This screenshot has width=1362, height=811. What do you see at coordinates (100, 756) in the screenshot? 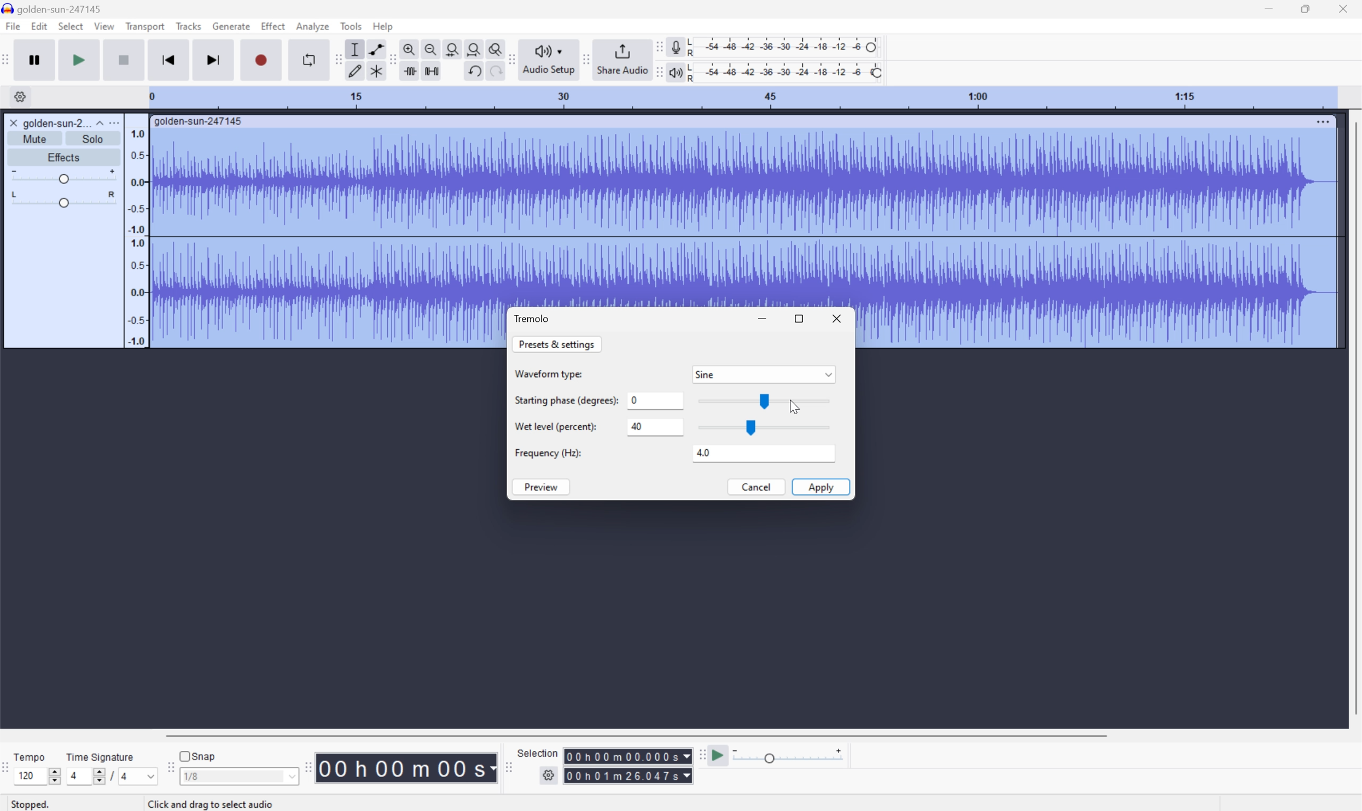
I see `Time signature` at bounding box center [100, 756].